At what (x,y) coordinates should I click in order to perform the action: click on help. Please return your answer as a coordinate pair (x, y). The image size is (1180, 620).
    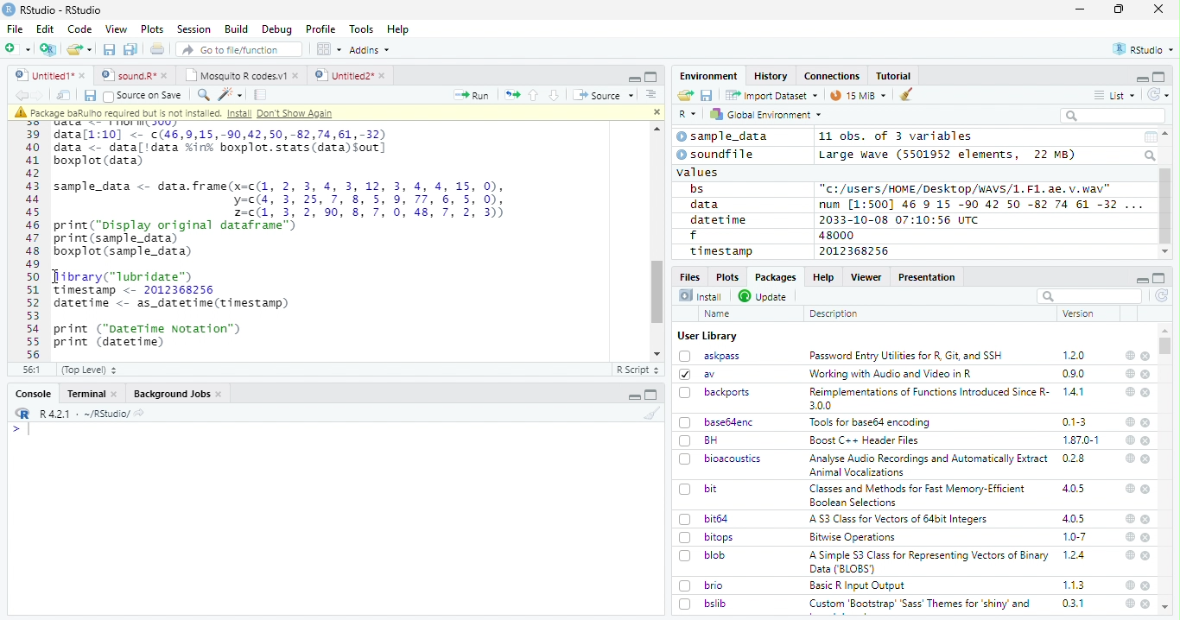
    Looking at the image, I should click on (1129, 604).